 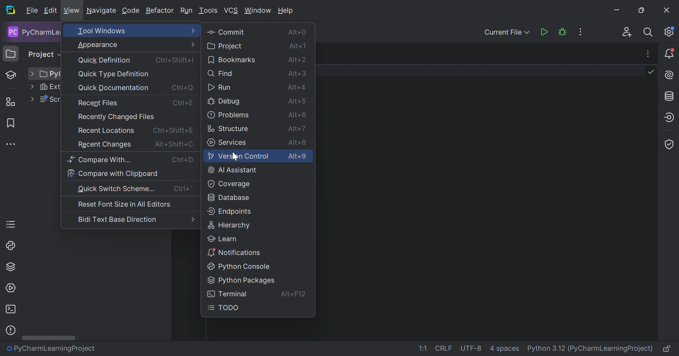 I want to click on Recent Locations, so click(x=106, y=131).